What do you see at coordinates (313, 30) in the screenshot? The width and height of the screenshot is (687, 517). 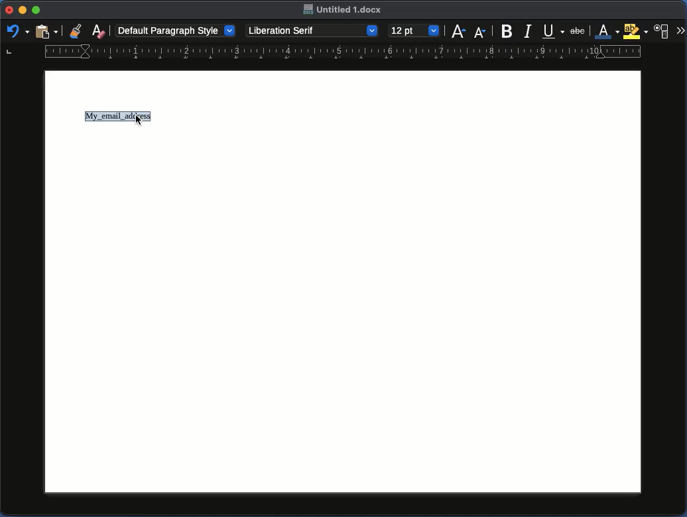 I see `Liberation Serif` at bounding box center [313, 30].